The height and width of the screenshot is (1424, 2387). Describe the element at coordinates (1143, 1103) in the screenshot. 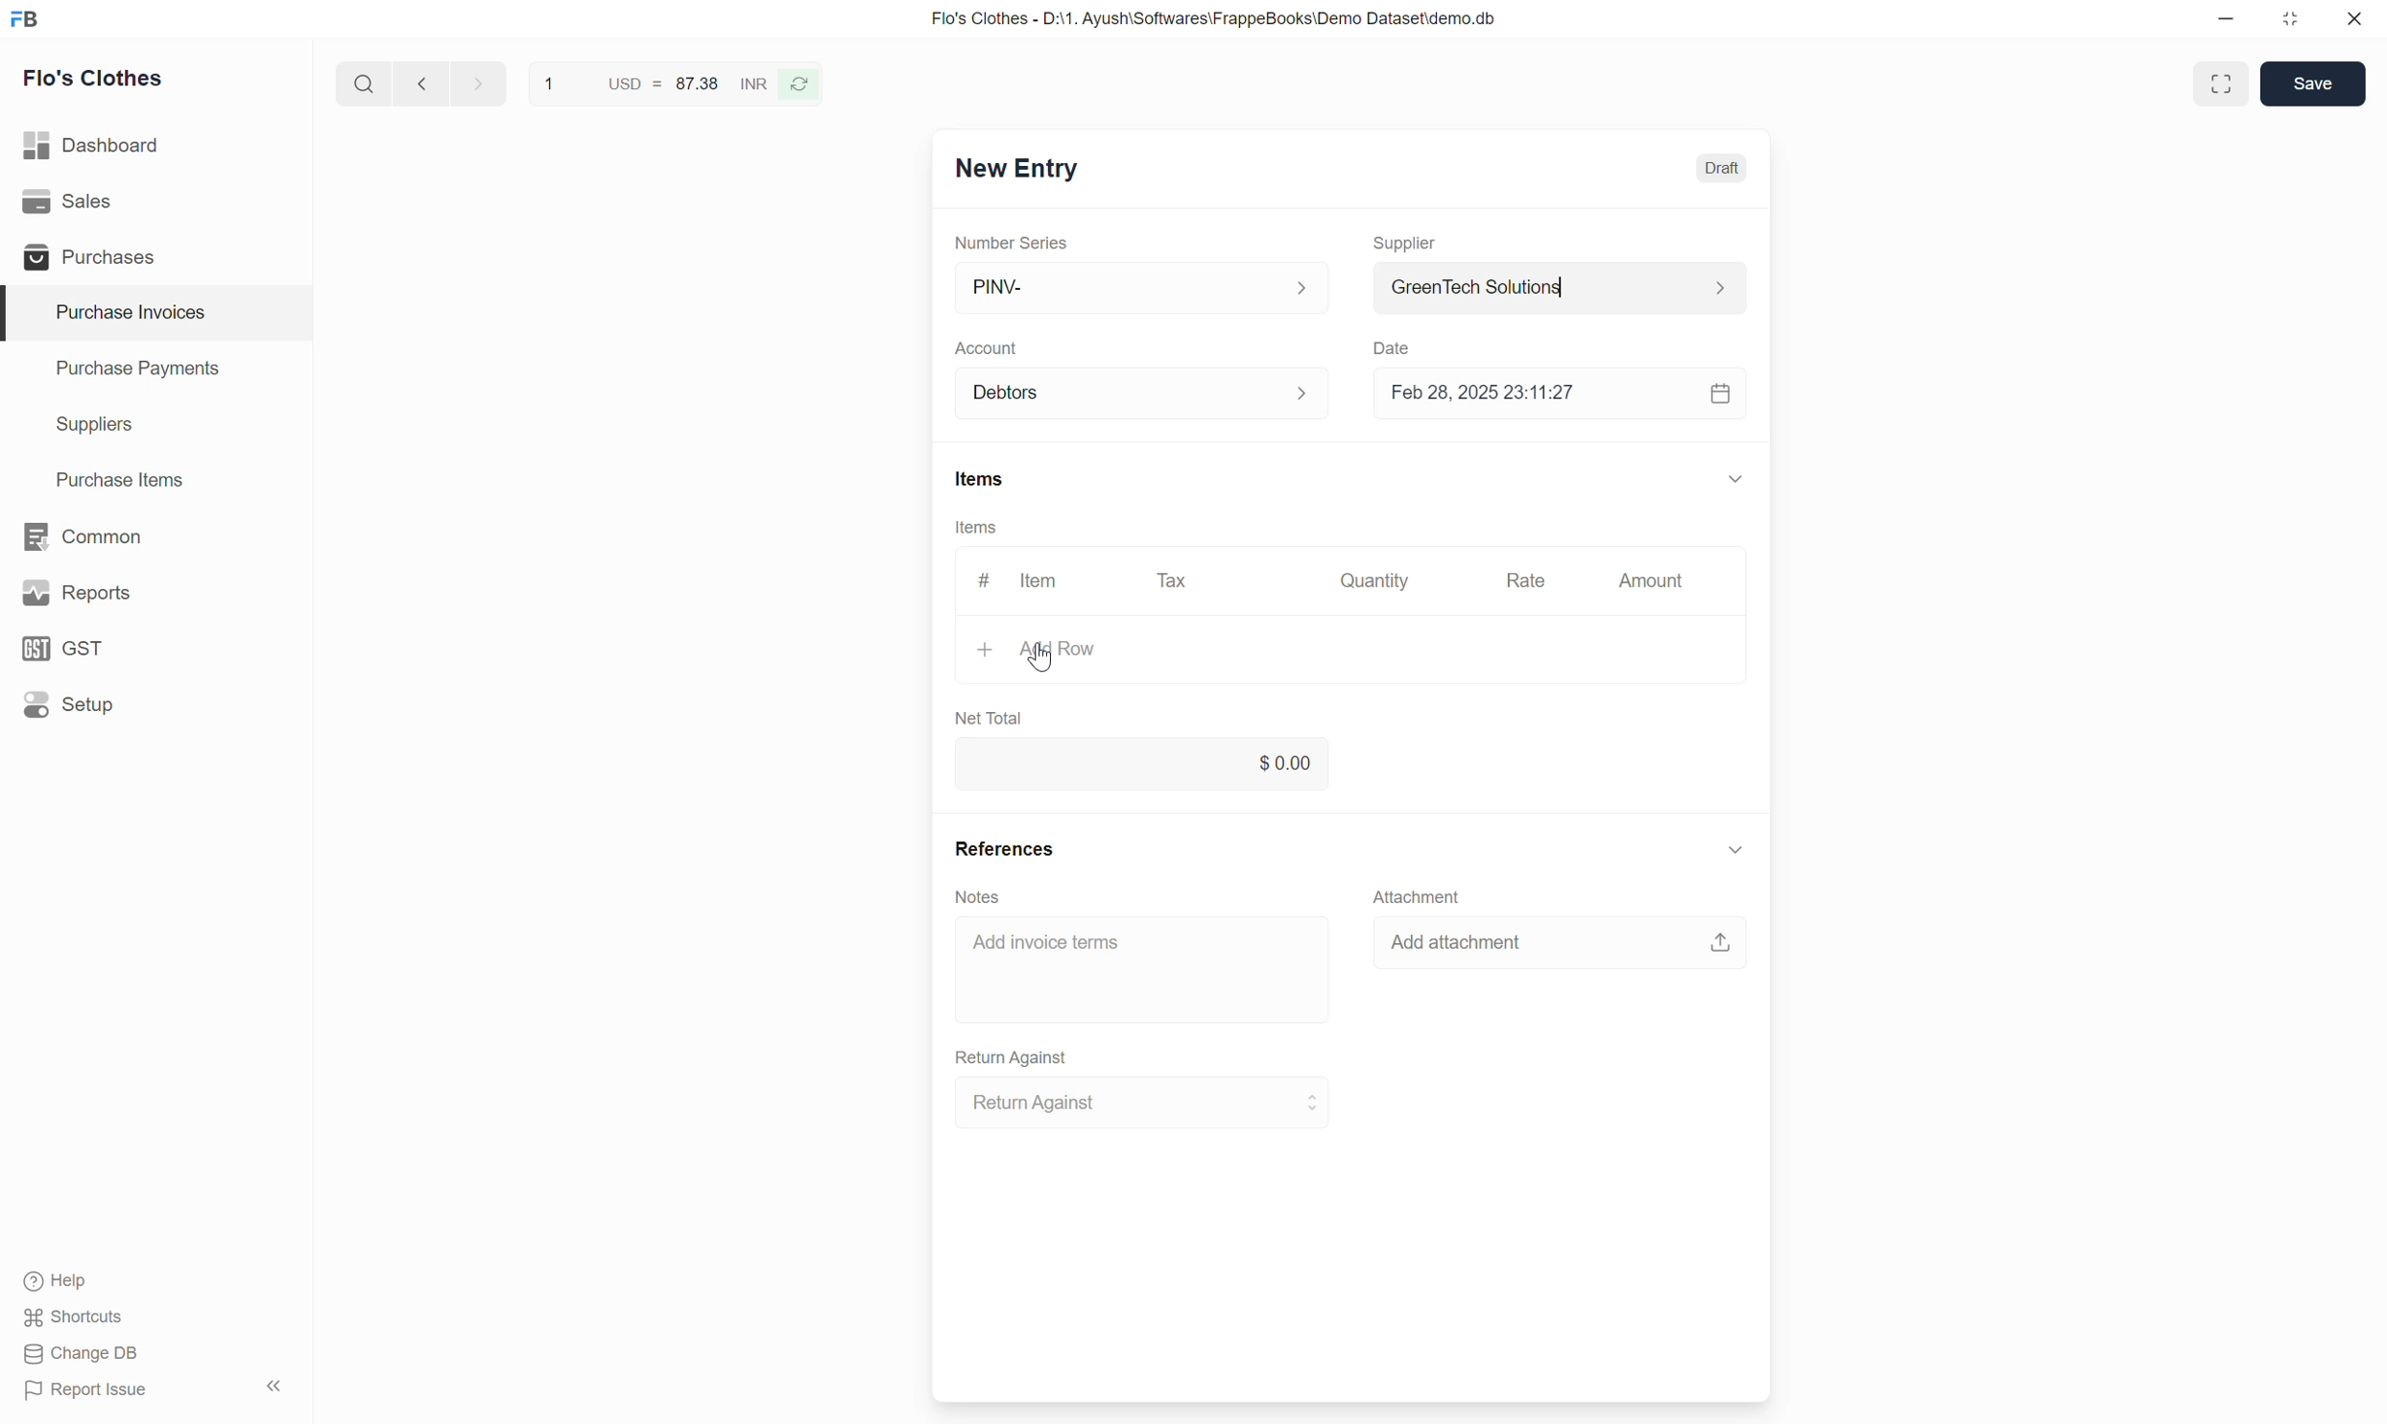

I see `Return Against` at that location.